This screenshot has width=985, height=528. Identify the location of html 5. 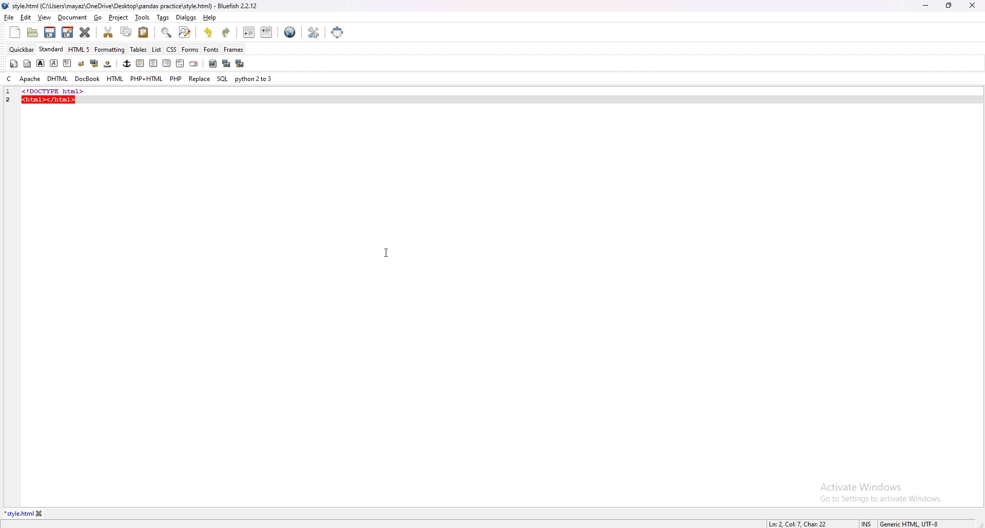
(80, 50).